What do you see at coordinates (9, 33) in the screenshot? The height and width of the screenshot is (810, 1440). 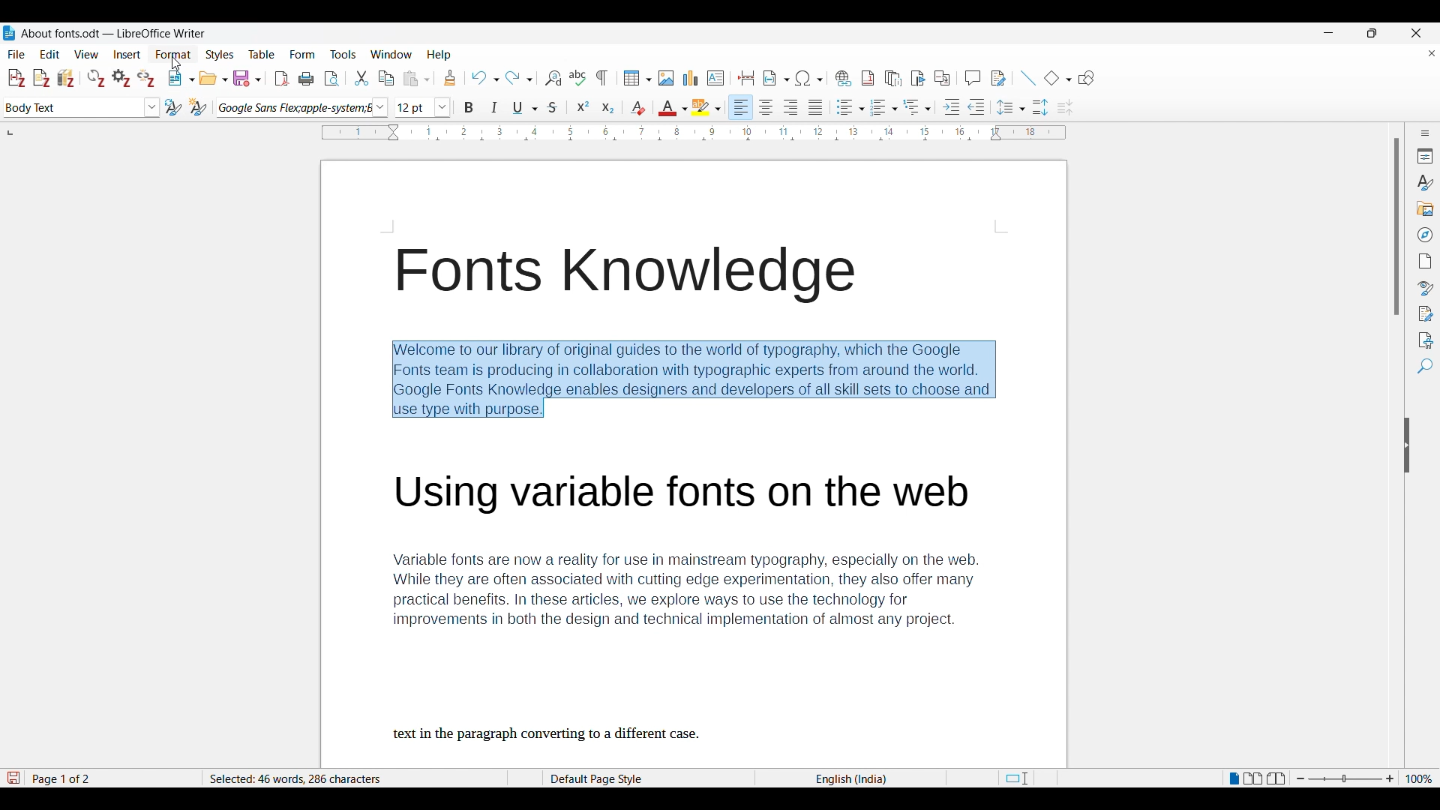 I see `Software logo` at bounding box center [9, 33].